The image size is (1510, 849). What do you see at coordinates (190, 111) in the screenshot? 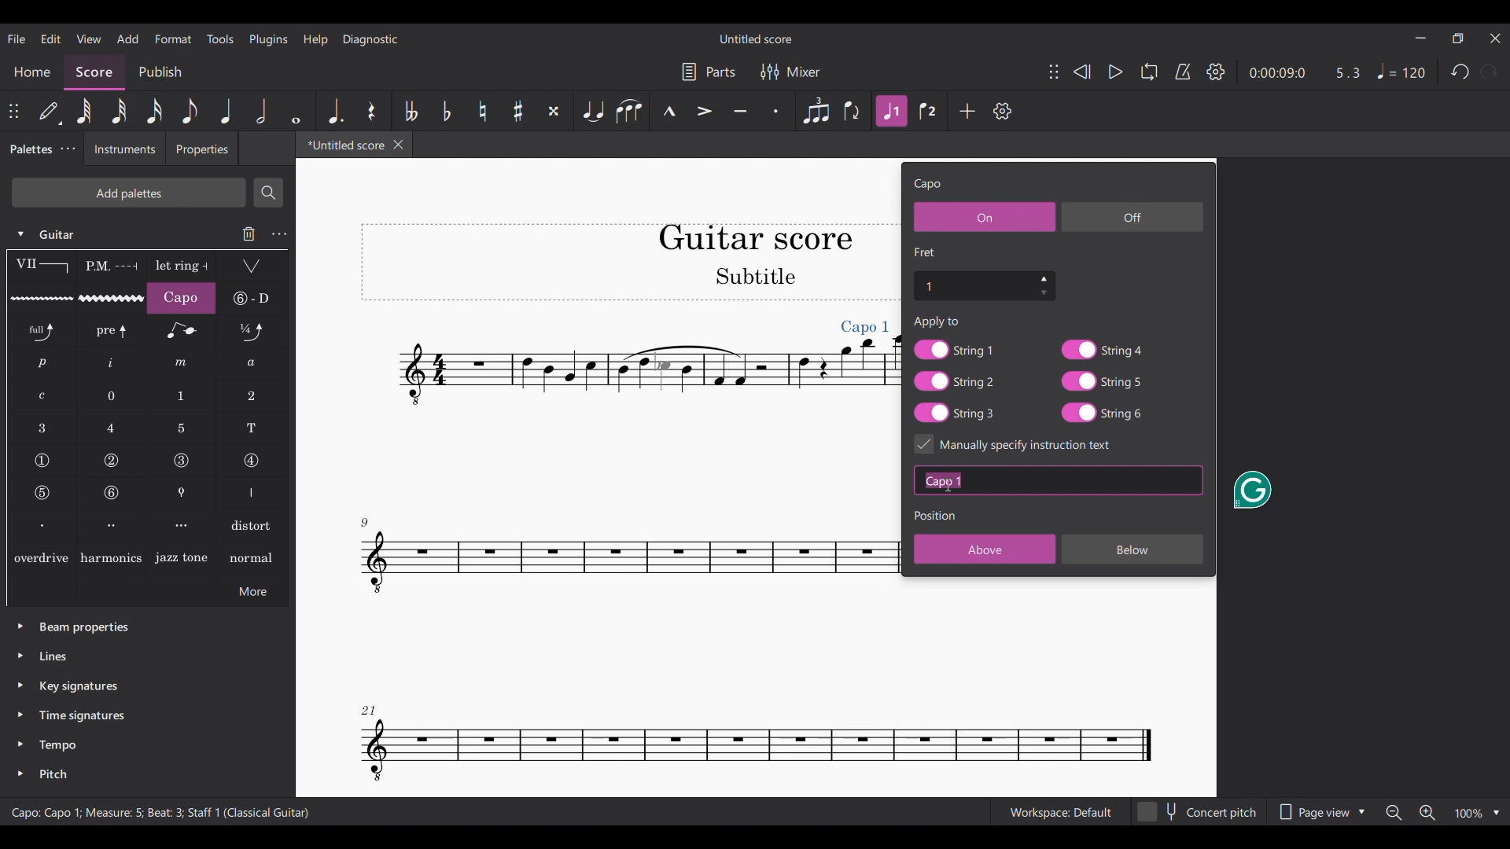
I see `8th note` at bounding box center [190, 111].